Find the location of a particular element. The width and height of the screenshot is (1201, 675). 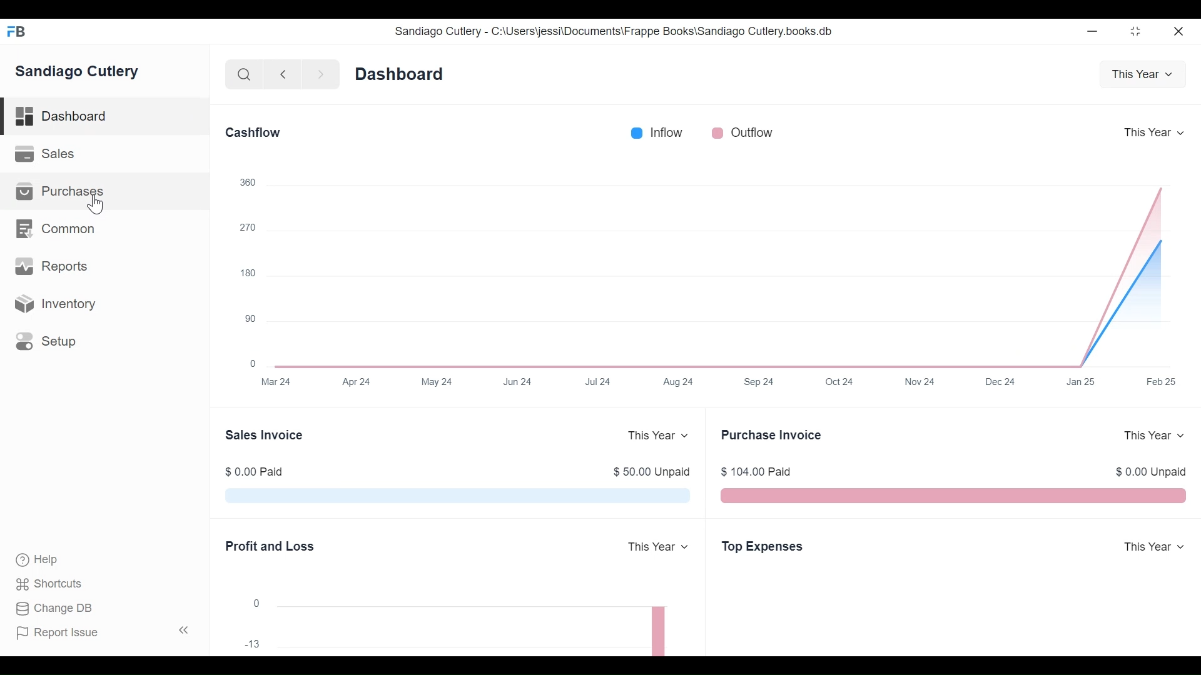

Apr 24 is located at coordinates (357, 382).